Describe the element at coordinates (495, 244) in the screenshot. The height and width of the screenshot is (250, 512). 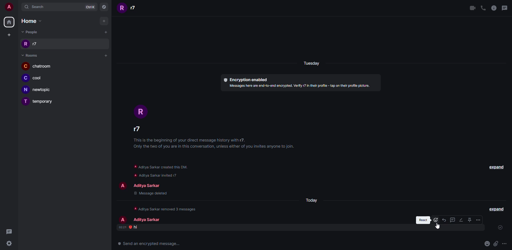
I see `attach` at that location.